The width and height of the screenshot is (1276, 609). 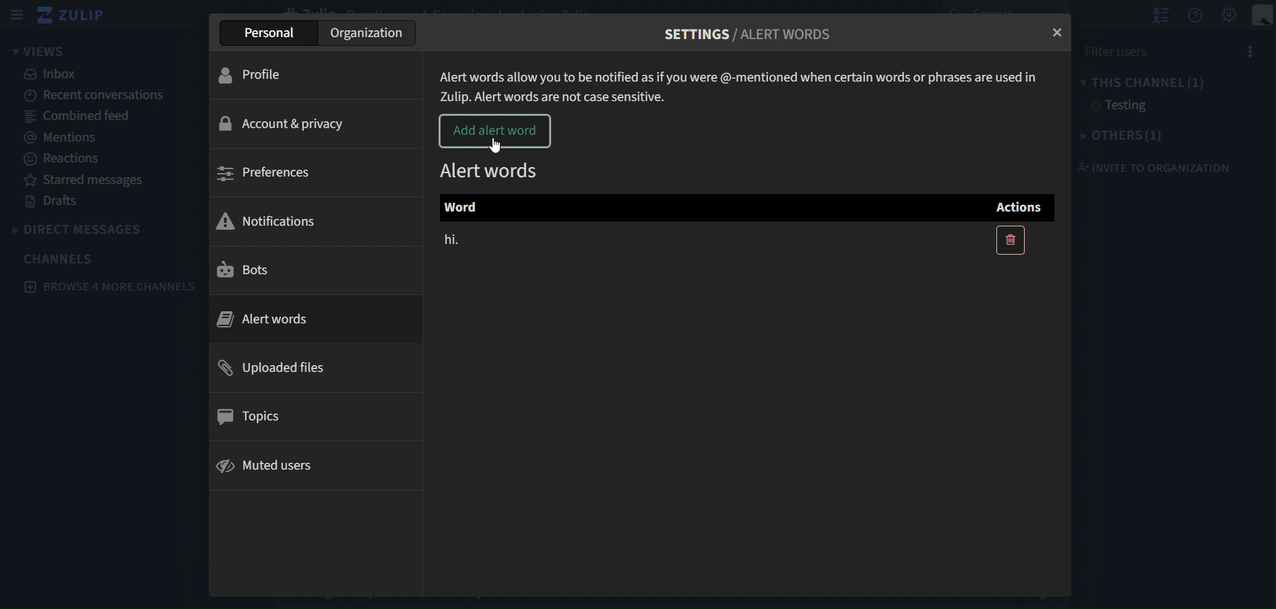 I want to click on combined feed, so click(x=83, y=117).